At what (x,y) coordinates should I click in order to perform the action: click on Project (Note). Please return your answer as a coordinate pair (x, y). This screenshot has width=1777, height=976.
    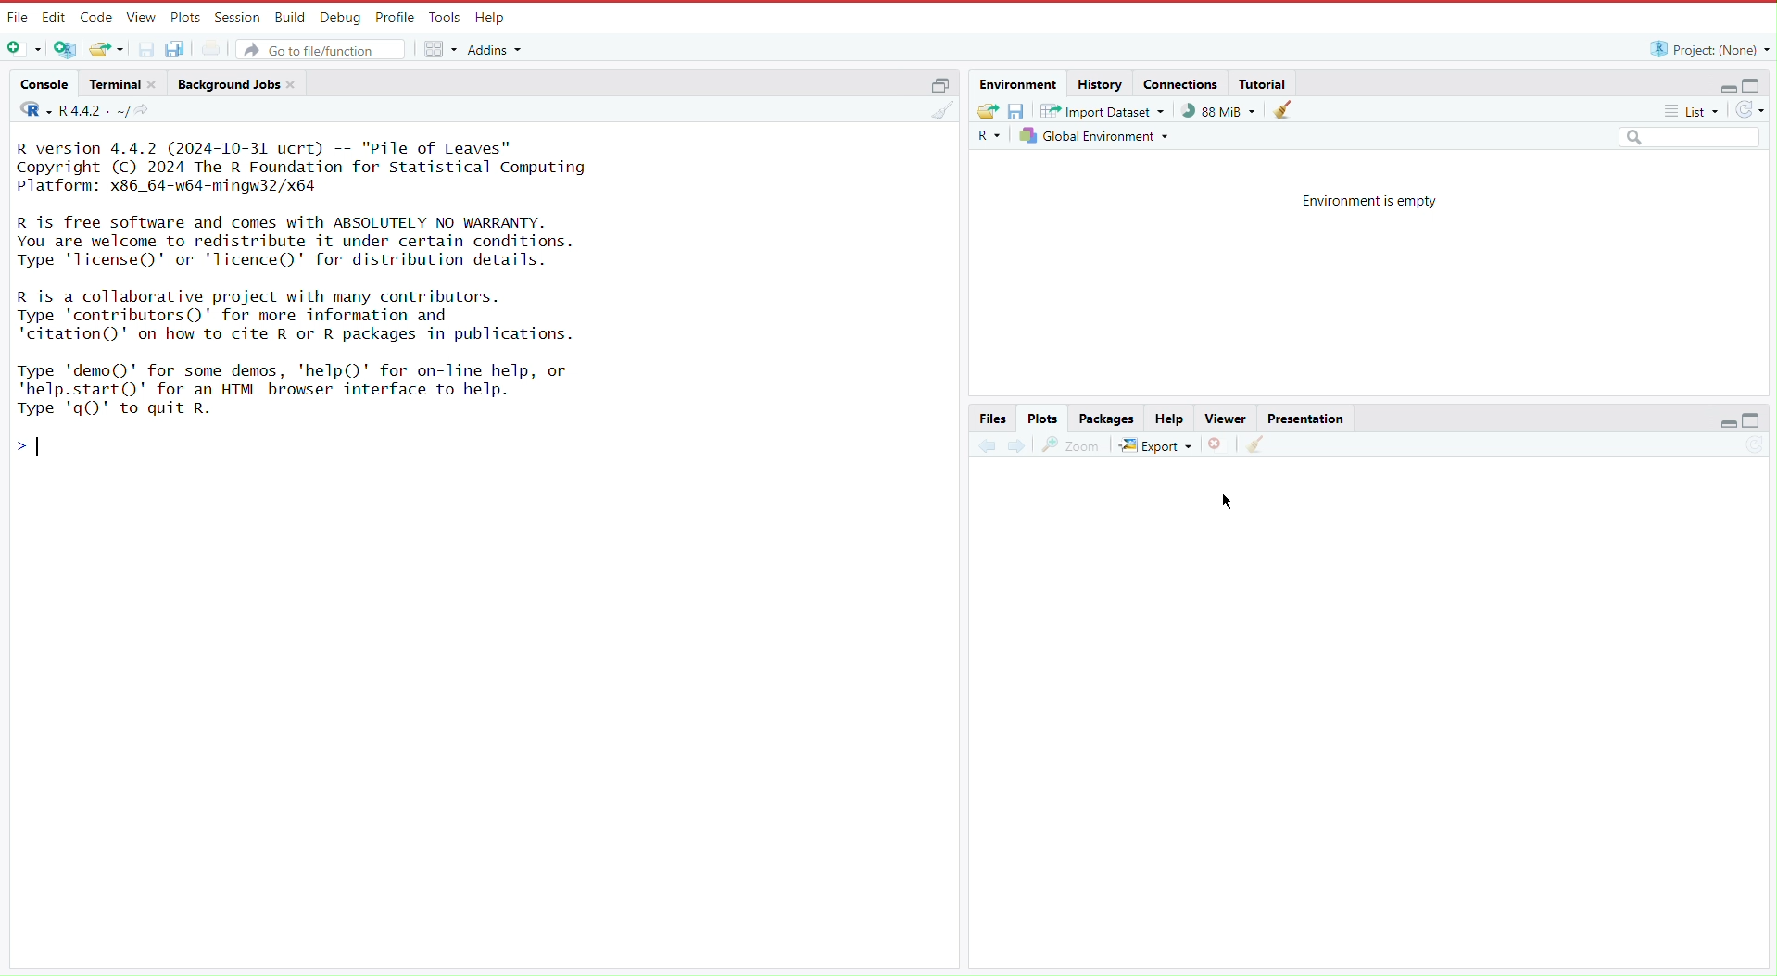
    Looking at the image, I should click on (1705, 48).